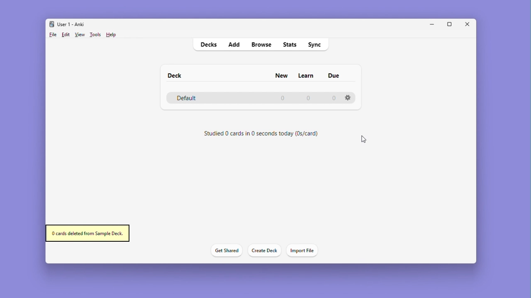 The height and width of the screenshot is (298, 531). Describe the element at coordinates (307, 99) in the screenshot. I see `0` at that location.